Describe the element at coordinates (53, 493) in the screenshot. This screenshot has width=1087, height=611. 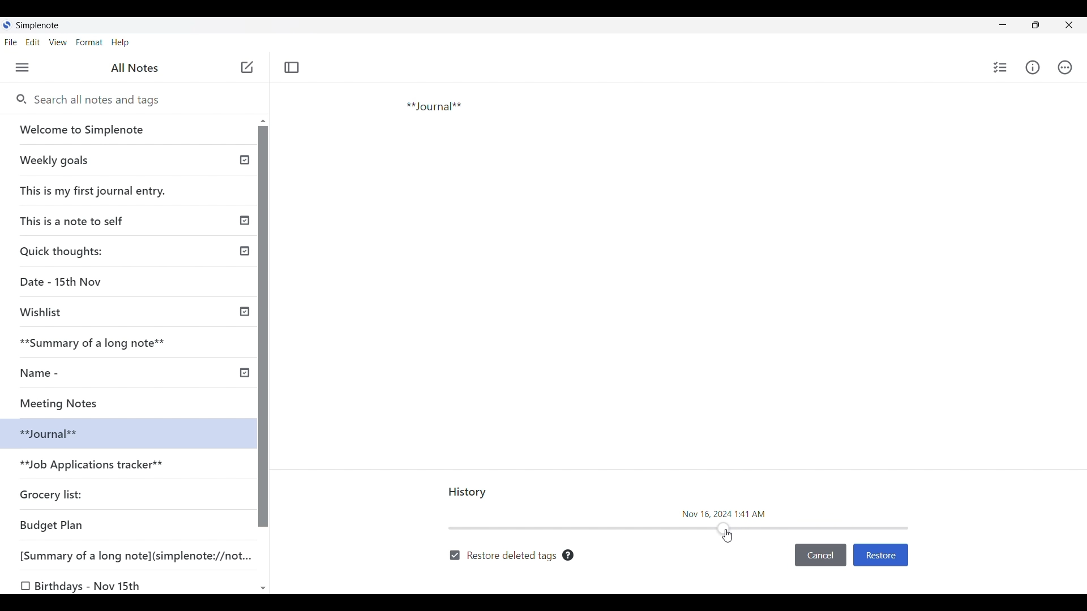
I see `Grocery list:` at that location.